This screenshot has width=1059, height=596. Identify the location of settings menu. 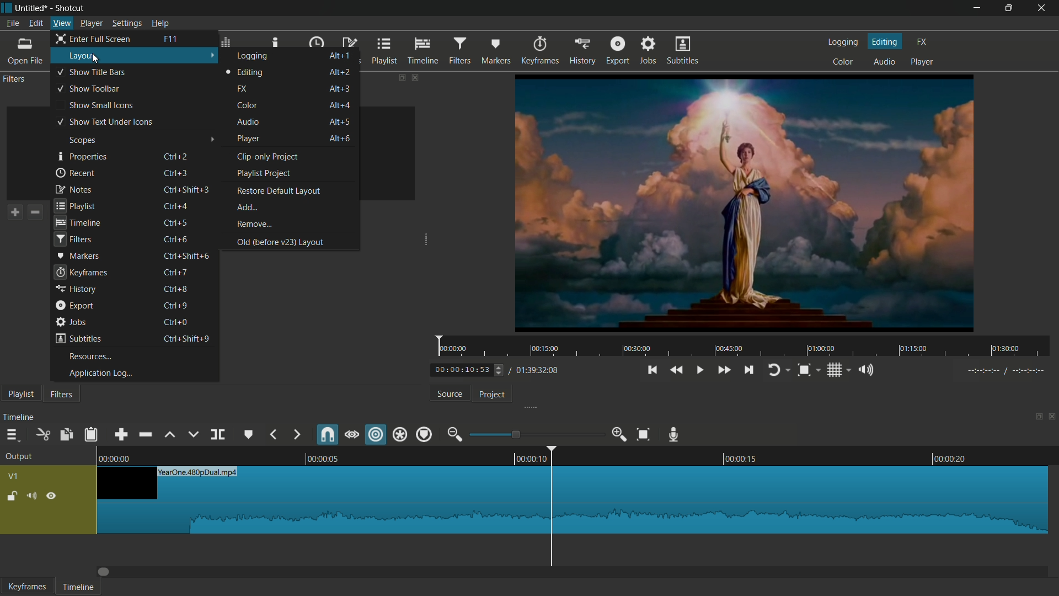
(126, 24).